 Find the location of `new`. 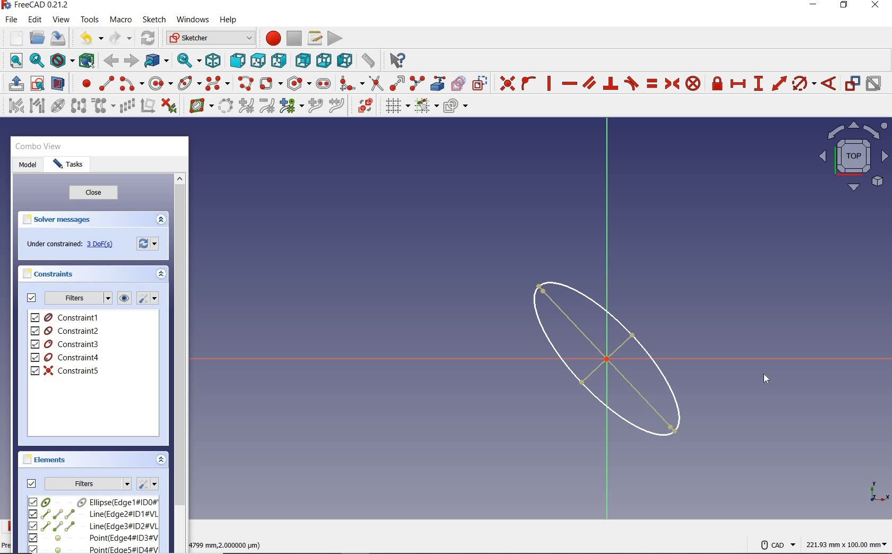

new is located at coordinates (13, 38).